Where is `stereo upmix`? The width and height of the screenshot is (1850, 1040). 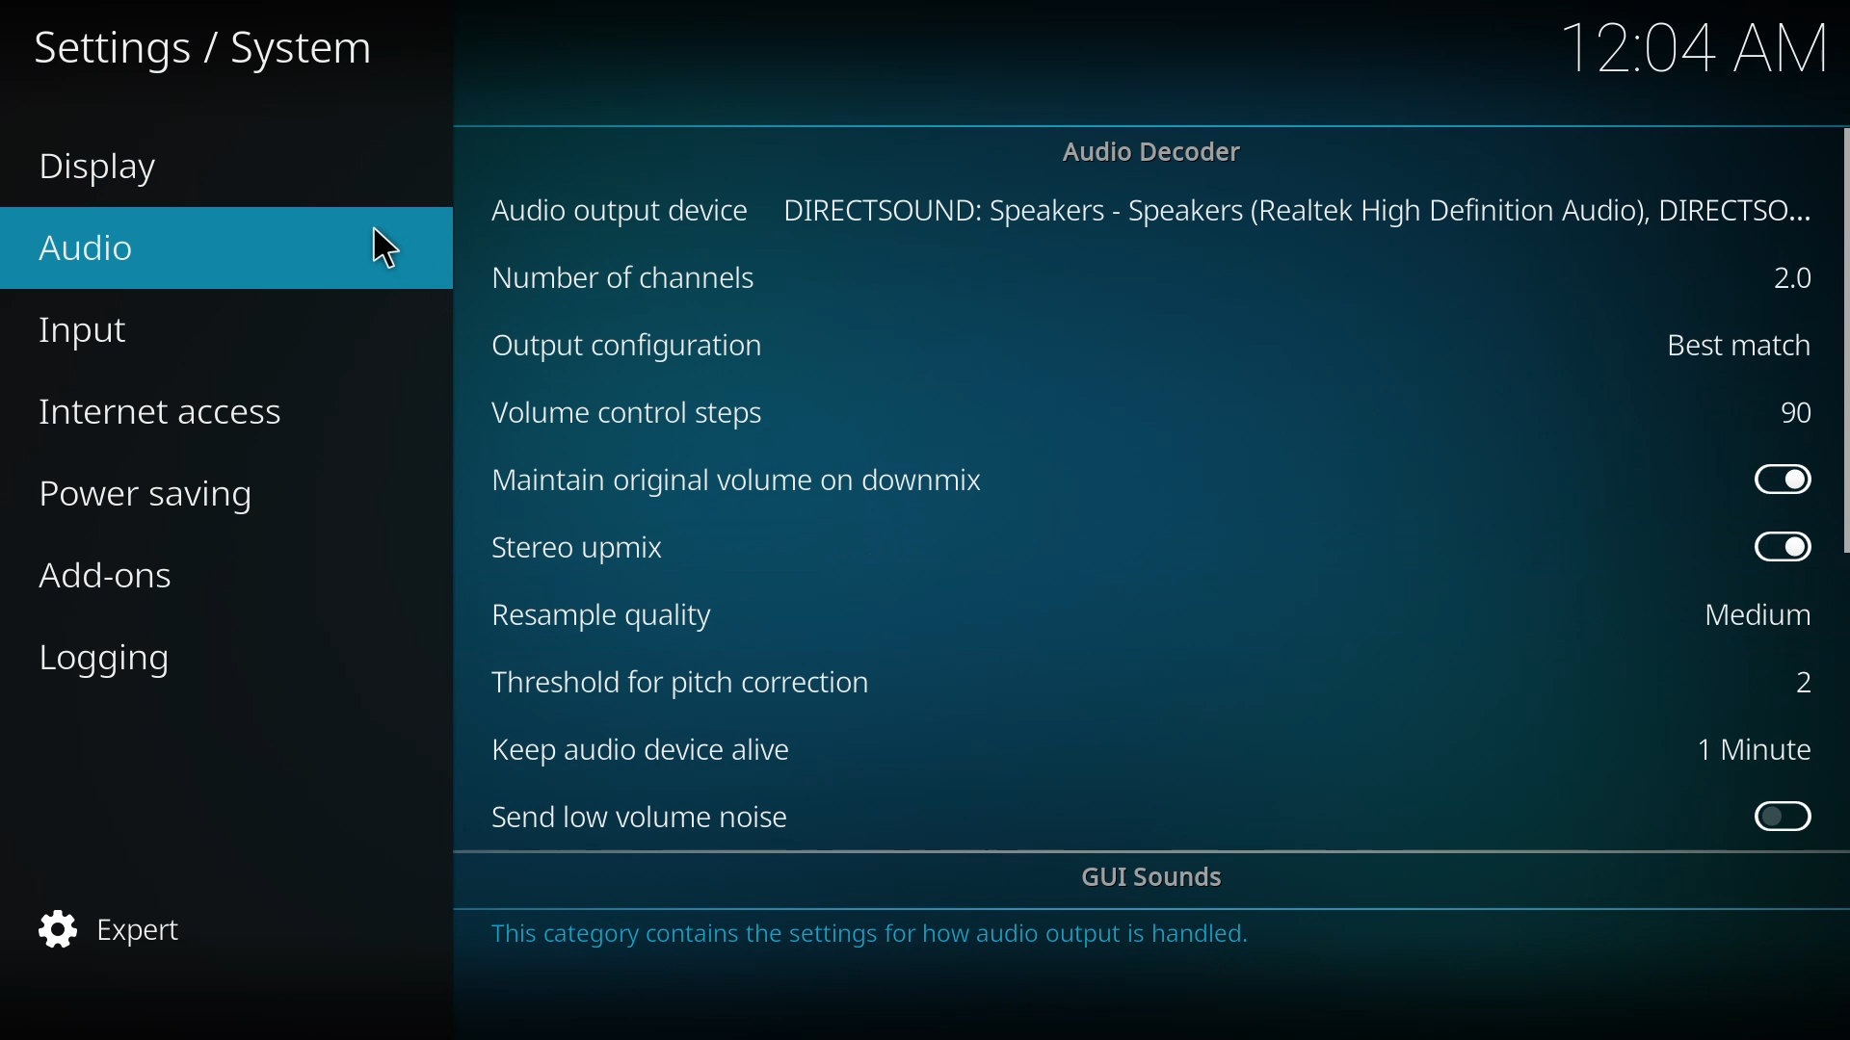 stereo upmix is located at coordinates (593, 548).